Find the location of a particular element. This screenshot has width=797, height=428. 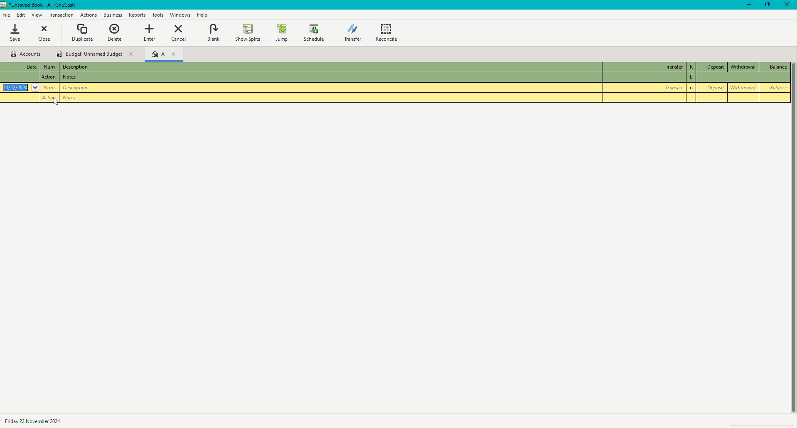

Description is located at coordinates (76, 68).